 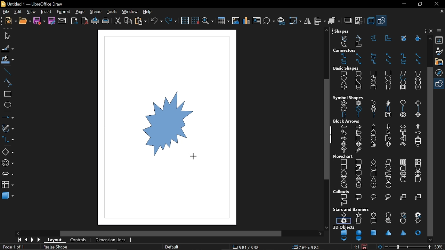 What do you see at coordinates (112, 240) in the screenshot?
I see `dimension lines` at bounding box center [112, 240].